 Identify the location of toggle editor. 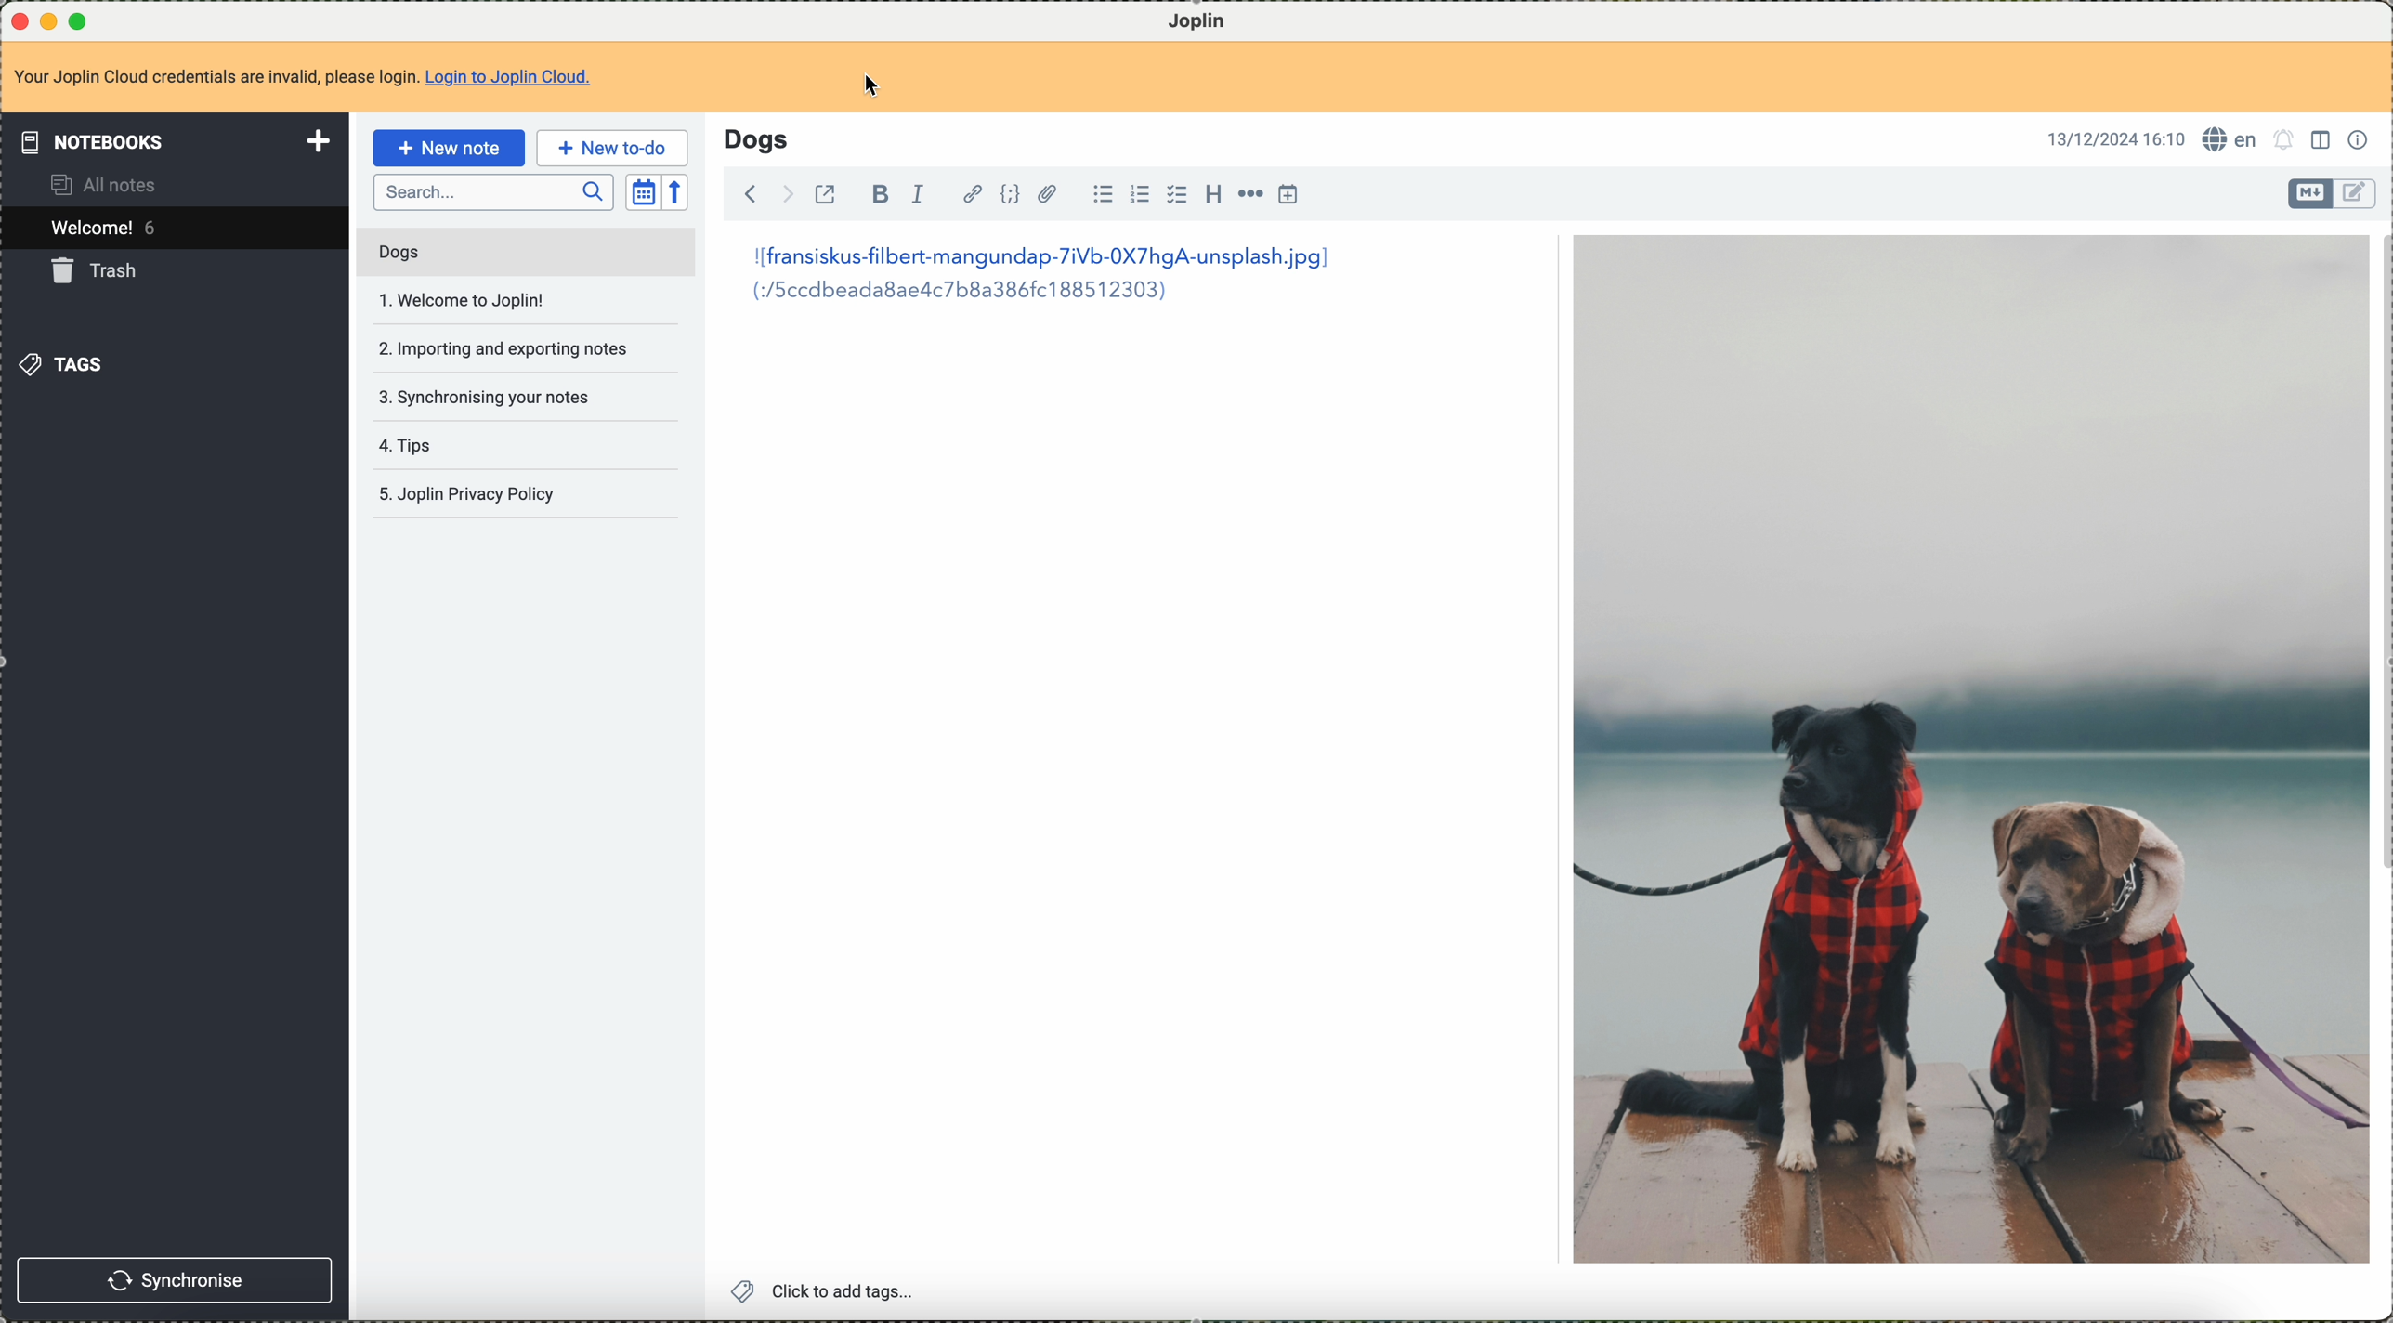
(2357, 192).